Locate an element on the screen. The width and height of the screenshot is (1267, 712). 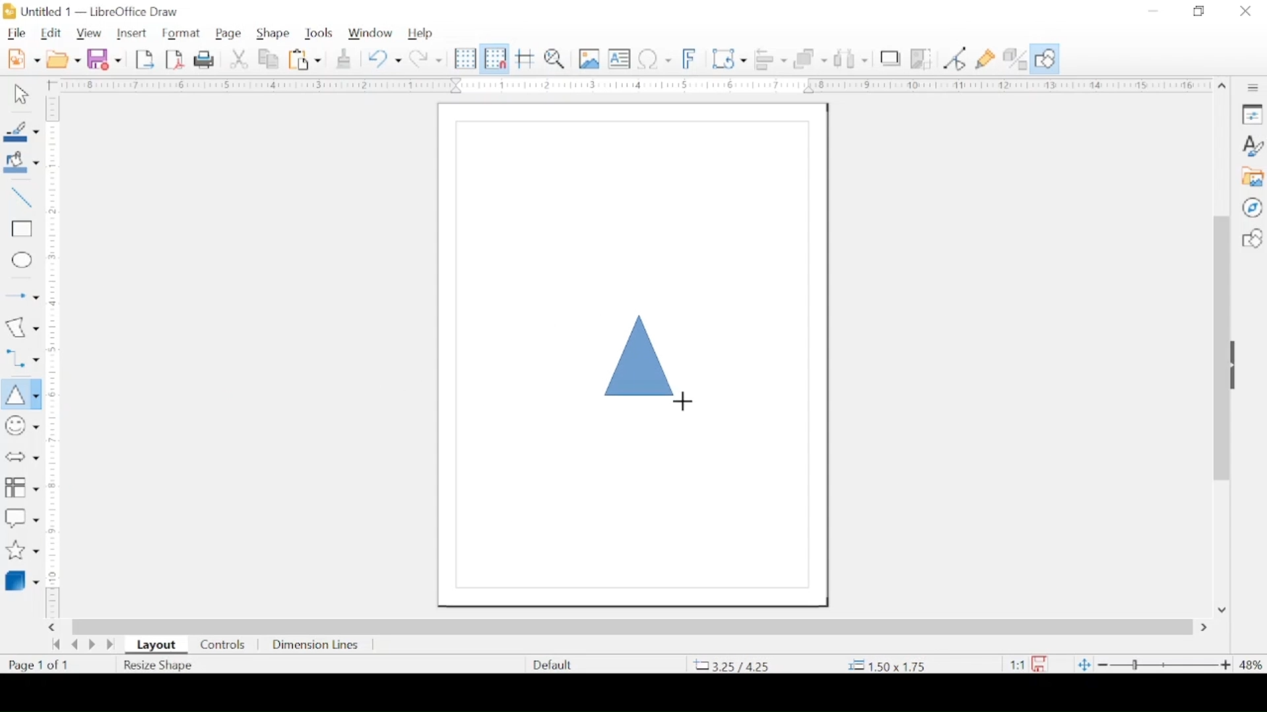
triangel is located at coordinates (641, 357).